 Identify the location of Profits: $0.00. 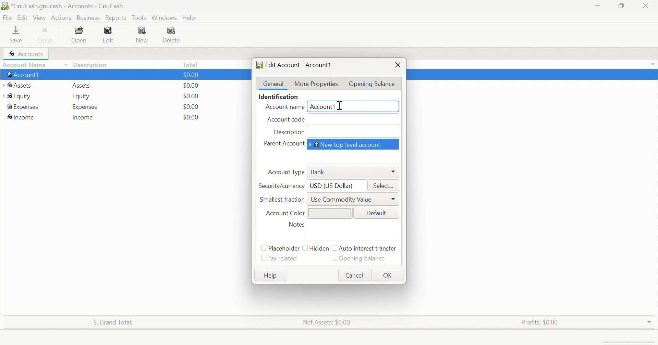
(540, 322).